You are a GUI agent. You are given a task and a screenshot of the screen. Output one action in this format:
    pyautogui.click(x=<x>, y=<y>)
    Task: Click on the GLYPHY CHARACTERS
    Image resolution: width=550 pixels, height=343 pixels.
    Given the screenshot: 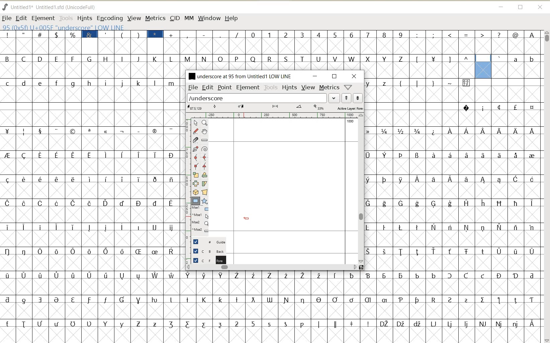 What is the action you would take?
    pyautogui.click(x=90, y=183)
    